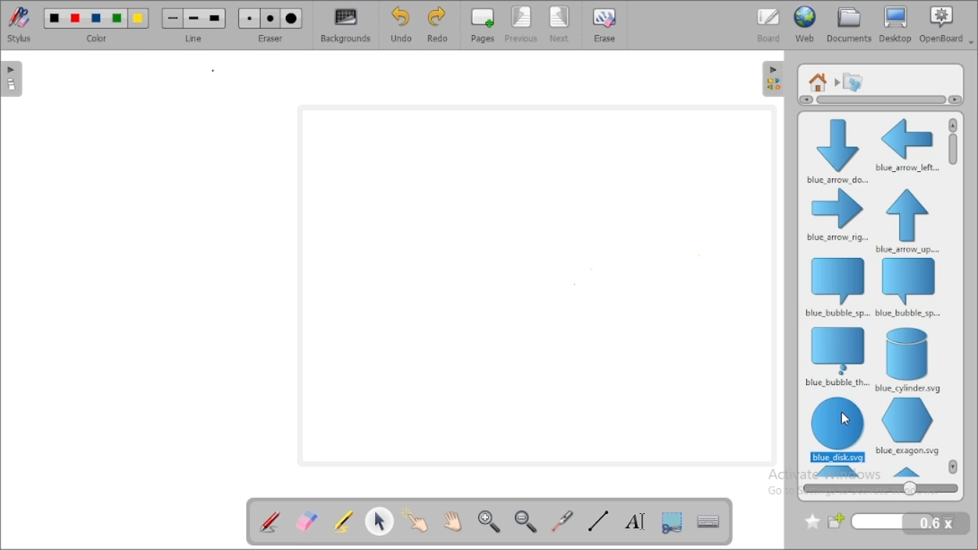 The image size is (978, 550). What do you see at coordinates (672, 521) in the screenshot?
I see `capture part of the screen` at bounding box center [672, 521].